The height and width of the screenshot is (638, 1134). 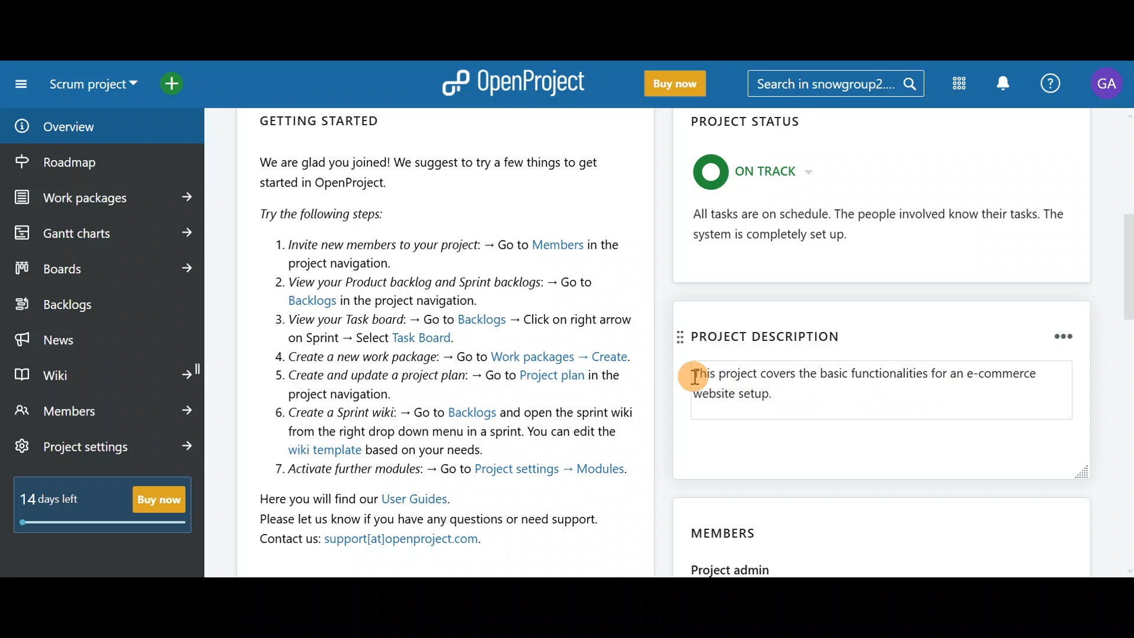 What do you see at coordinates (1052, 82) in the screenshot?
I see `Help` at bounding box center [1052, 82].